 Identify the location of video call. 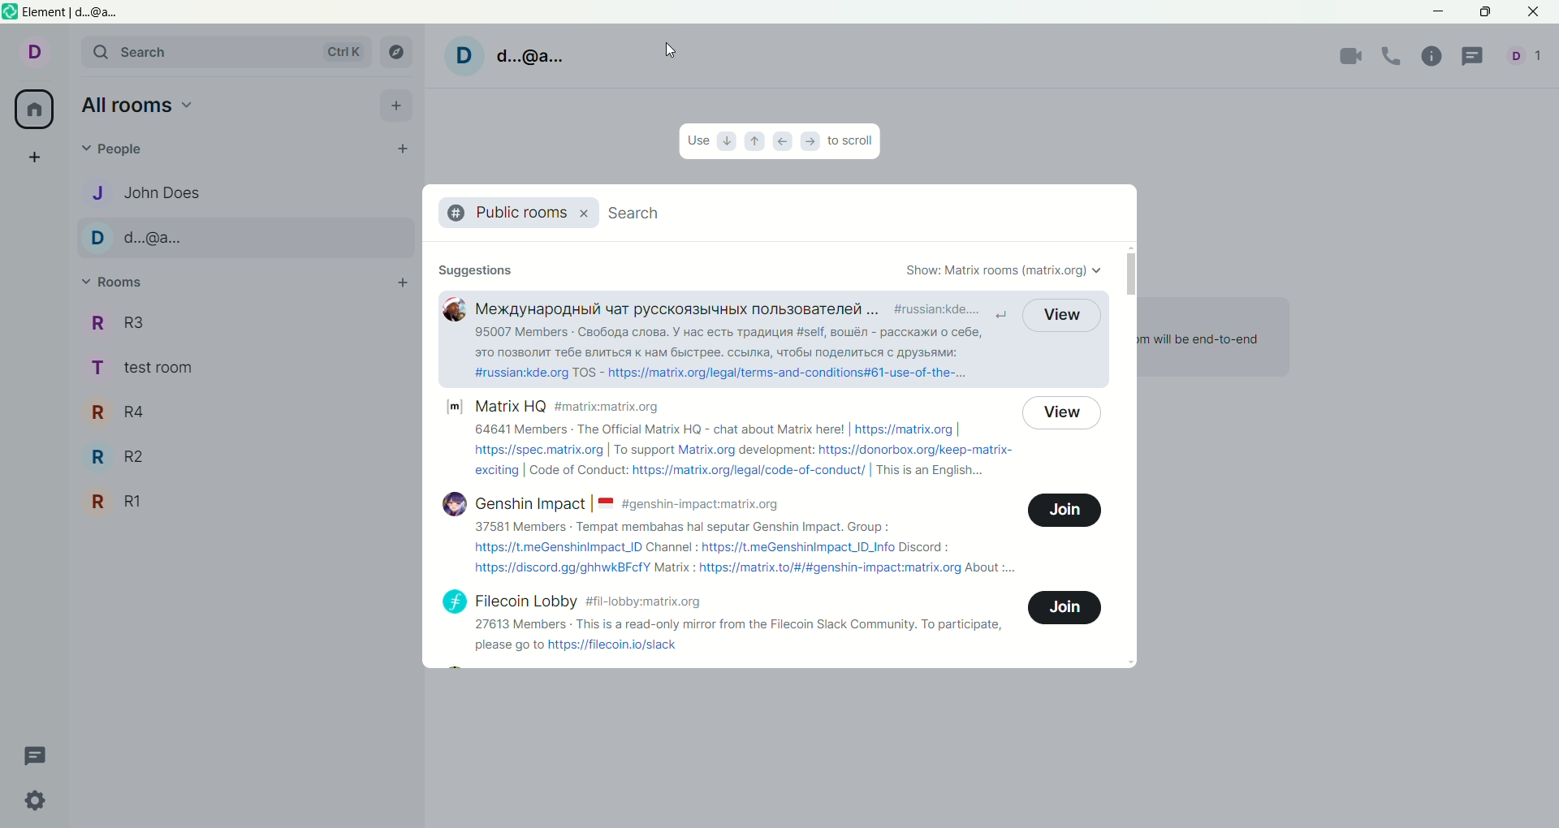
(1345, 58).